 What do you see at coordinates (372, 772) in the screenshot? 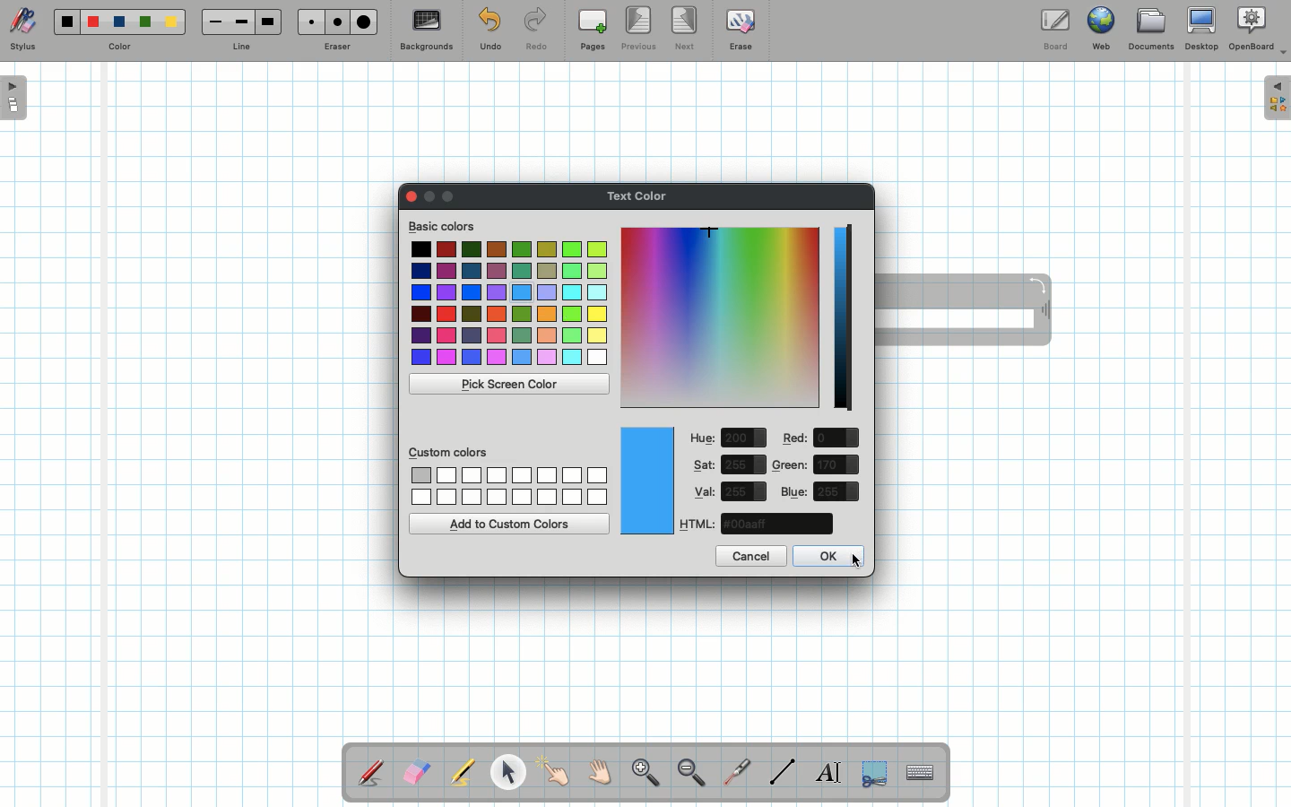
I see `Stylus` at bounding box center [372, 772].